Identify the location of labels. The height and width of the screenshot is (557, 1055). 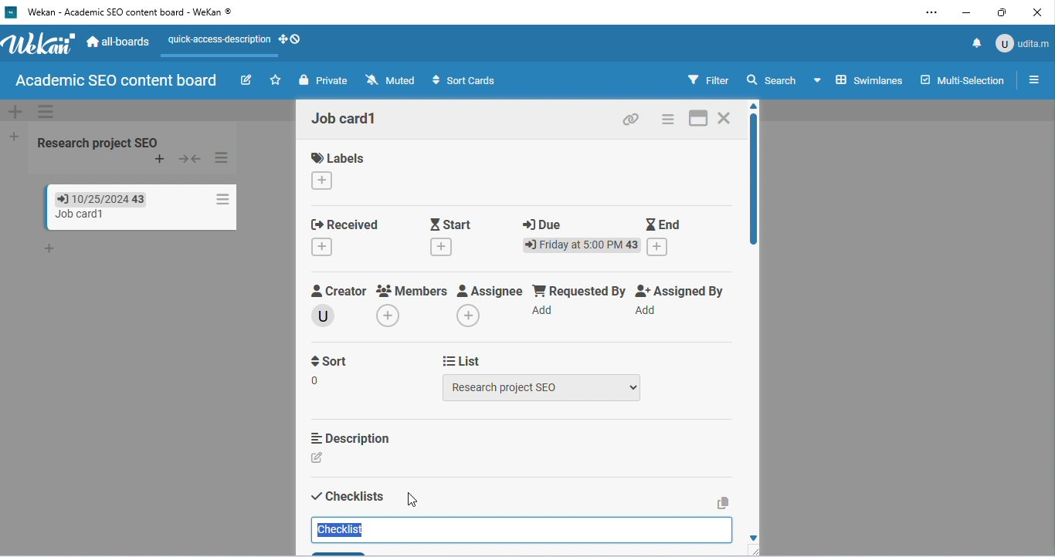
(338, 158).